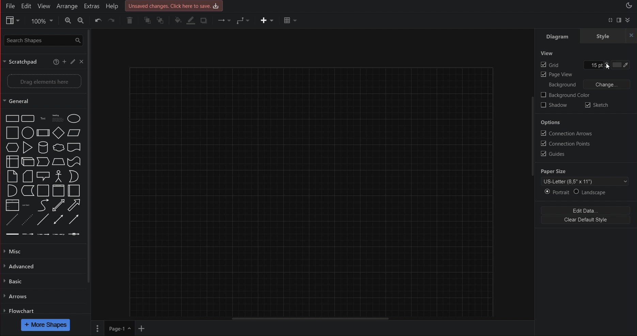 Image resolution: width=637 pixels, height=336 pixels. I want to click on Send Back, so click(162, 20).